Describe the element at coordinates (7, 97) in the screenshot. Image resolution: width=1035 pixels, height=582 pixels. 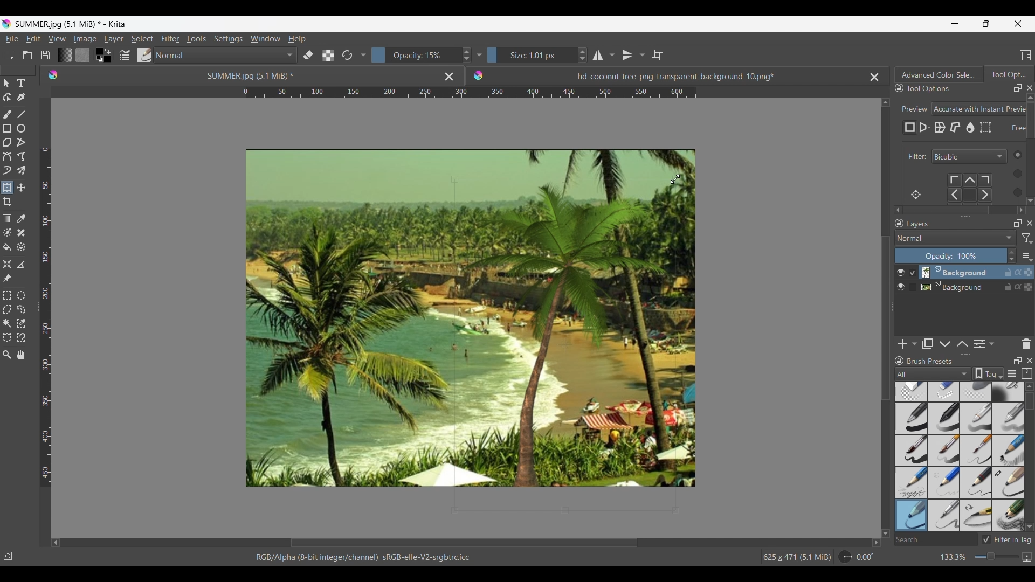
I see `Edit shapes tool` at that location.